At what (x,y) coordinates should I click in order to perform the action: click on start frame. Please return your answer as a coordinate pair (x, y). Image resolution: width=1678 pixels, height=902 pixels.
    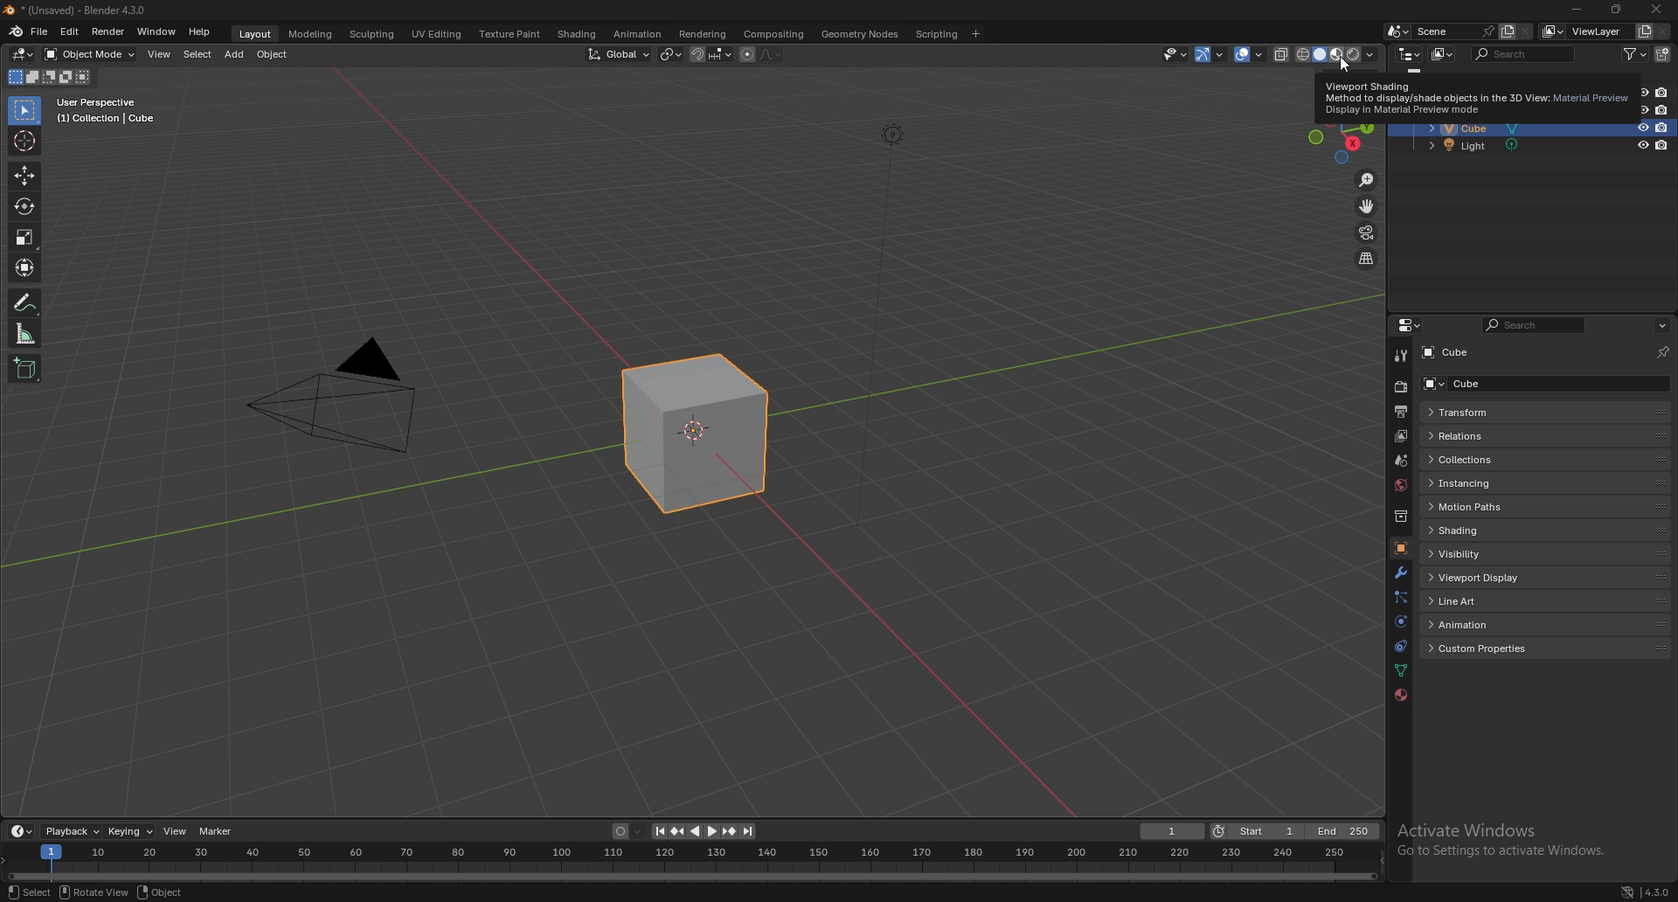
    Looking at the image, I should click on (1258, 831).